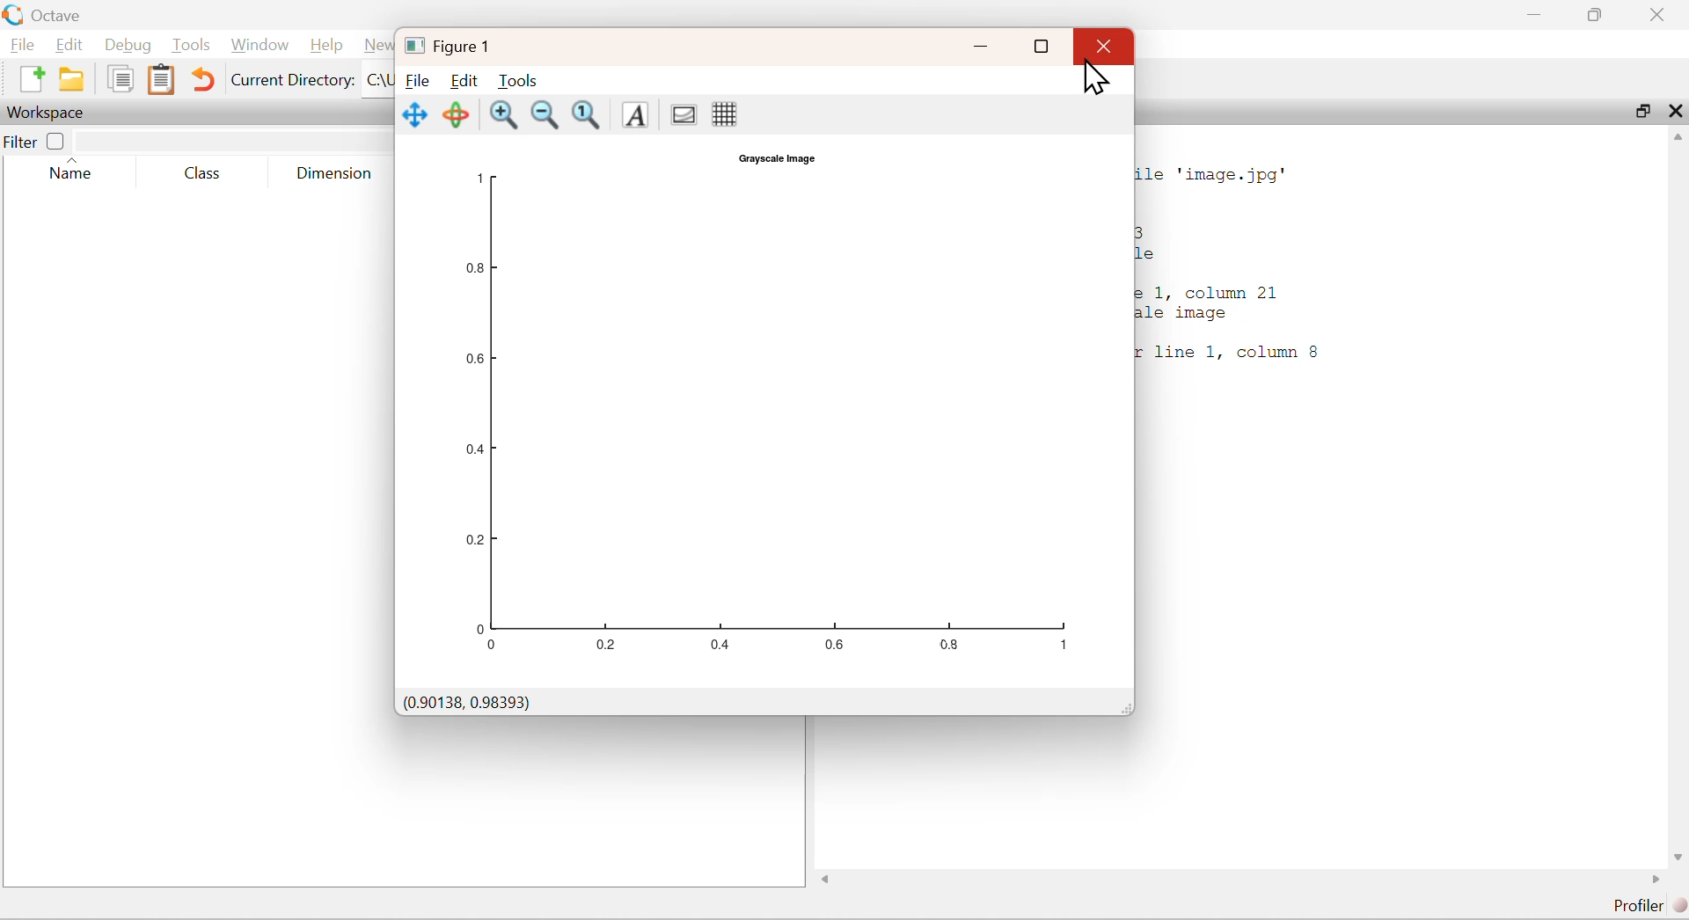  I want to click on open and existing file, so click(77, 78).